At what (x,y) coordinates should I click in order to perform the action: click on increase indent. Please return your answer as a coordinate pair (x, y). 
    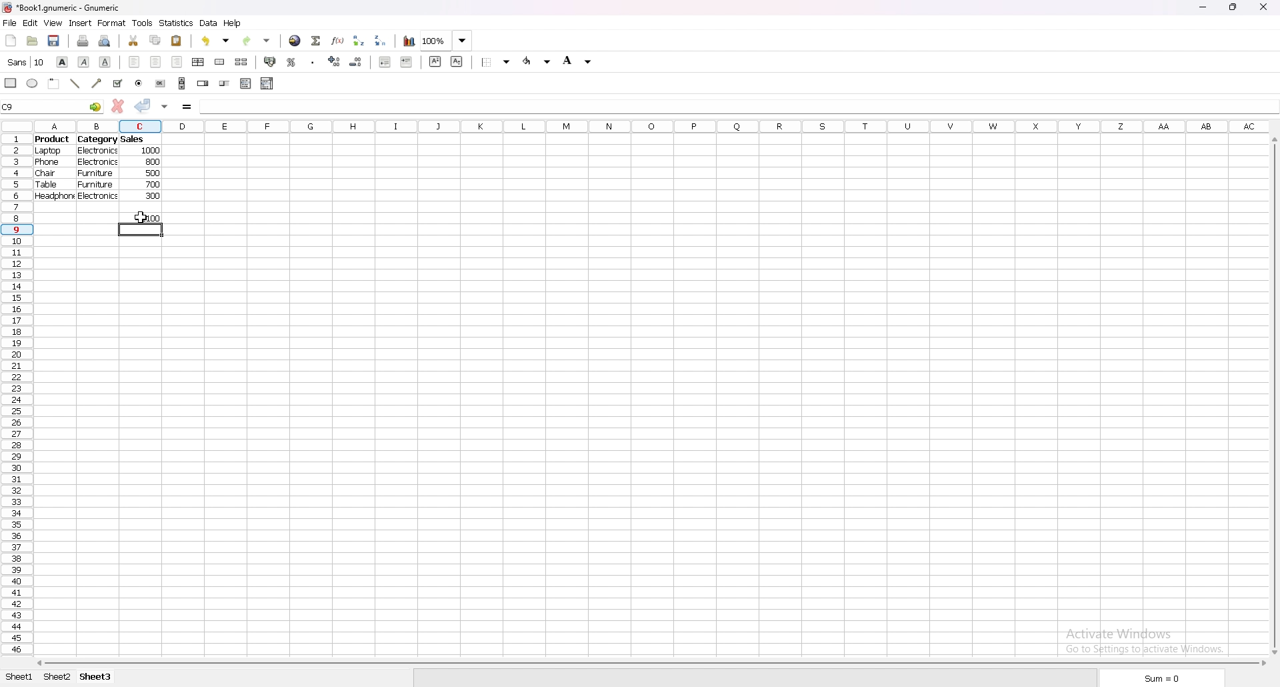
    Looking at the image, I should click on (406, 62).